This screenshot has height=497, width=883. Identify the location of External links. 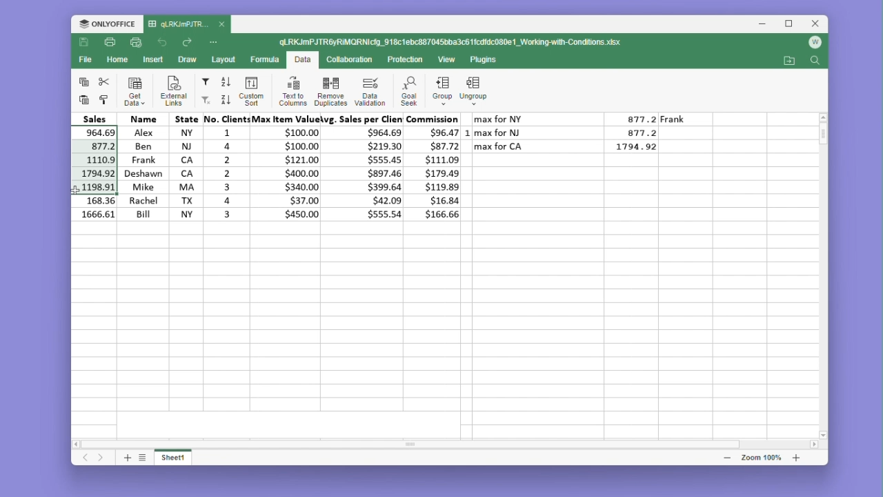
(171, 91).